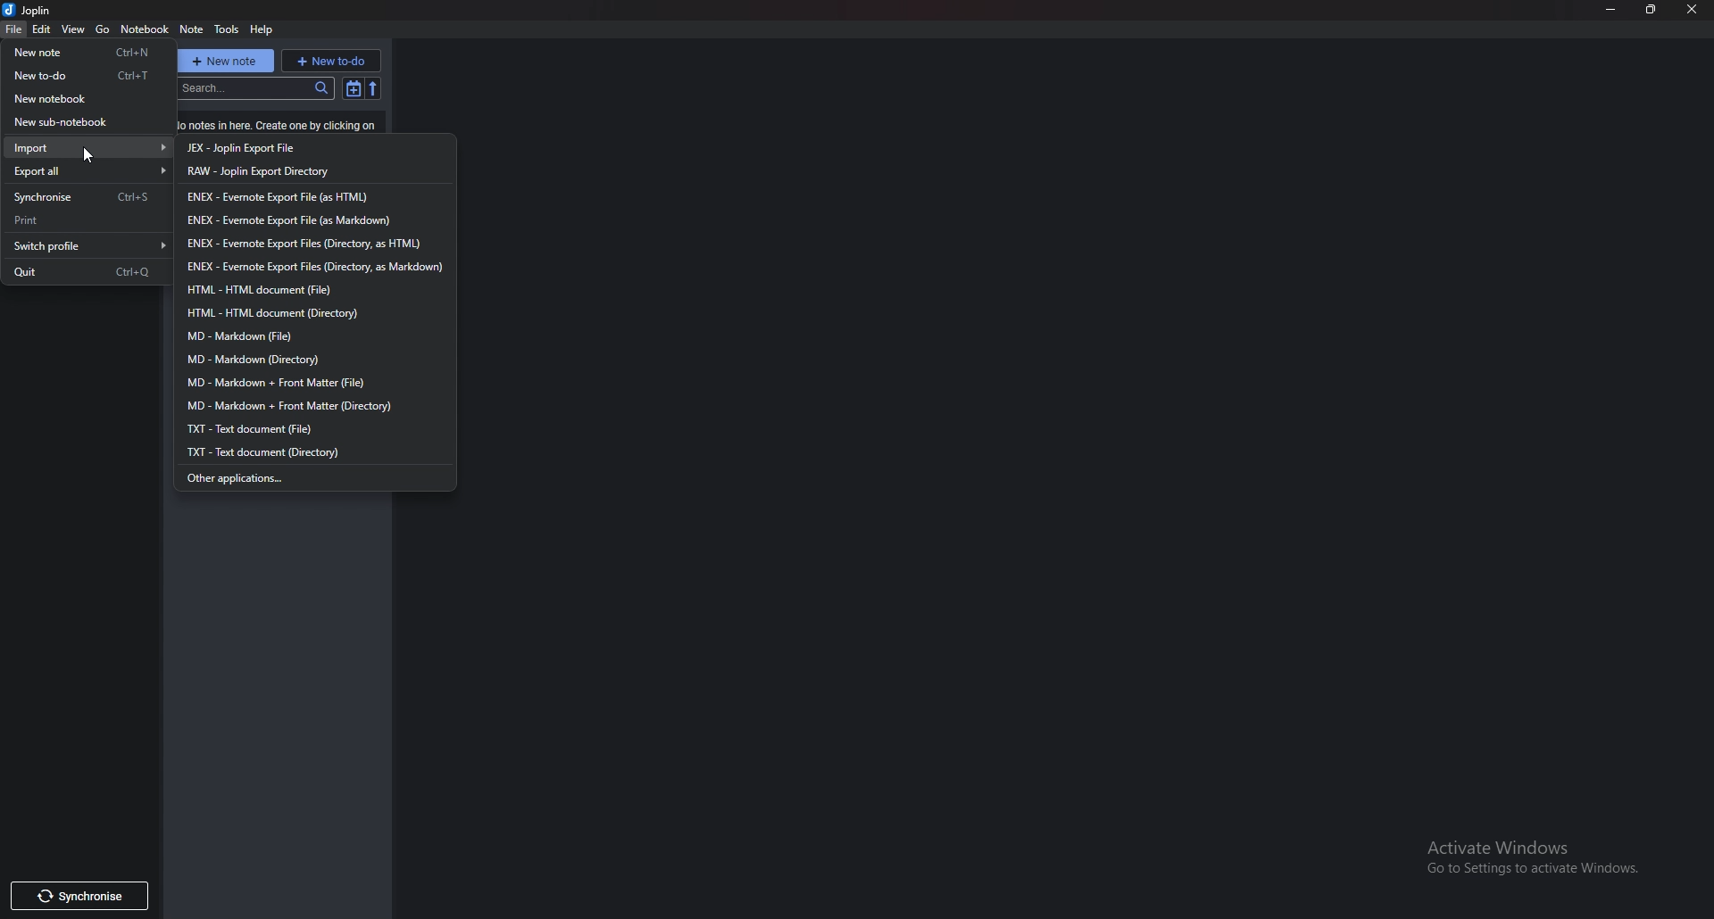 The width and height of the screenshot is (1714, 919). Describe the element at coordinates (248, 335) in the screenshot. I see `markdown file` at that location.